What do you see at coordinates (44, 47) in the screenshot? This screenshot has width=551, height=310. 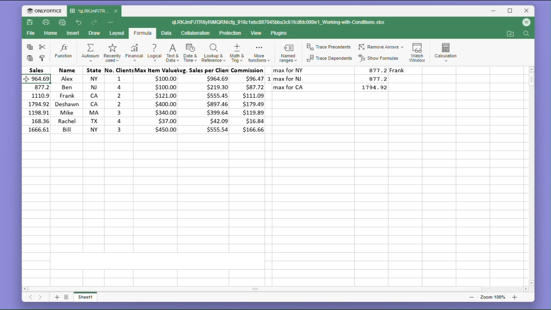 I see `cut` at bounding box center [44, 47].